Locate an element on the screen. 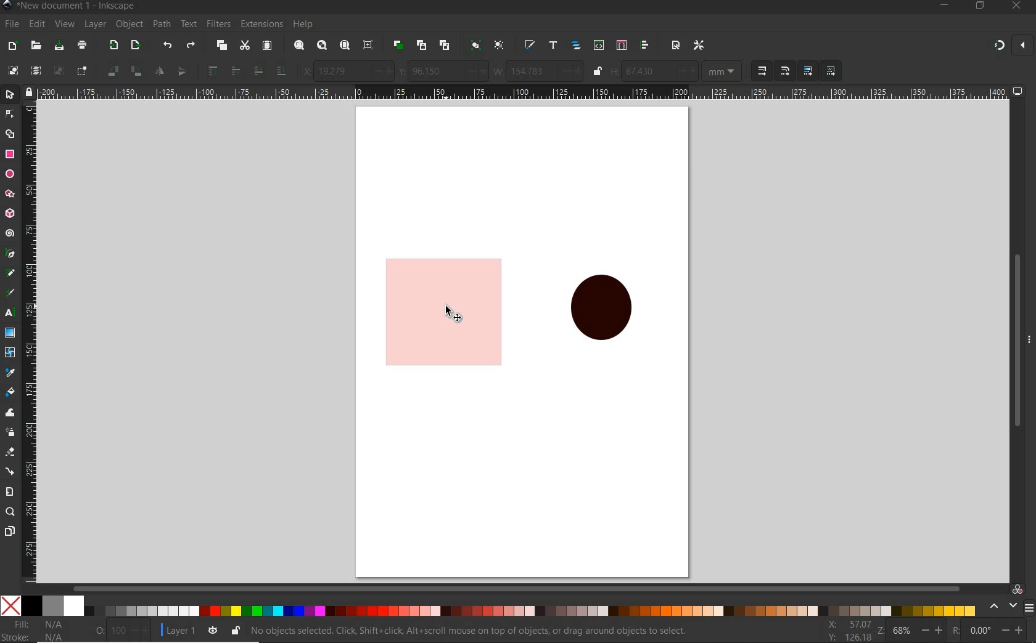 The height and width of the screenshot is (643, 1036). cut is located at coordinates (245, 45).